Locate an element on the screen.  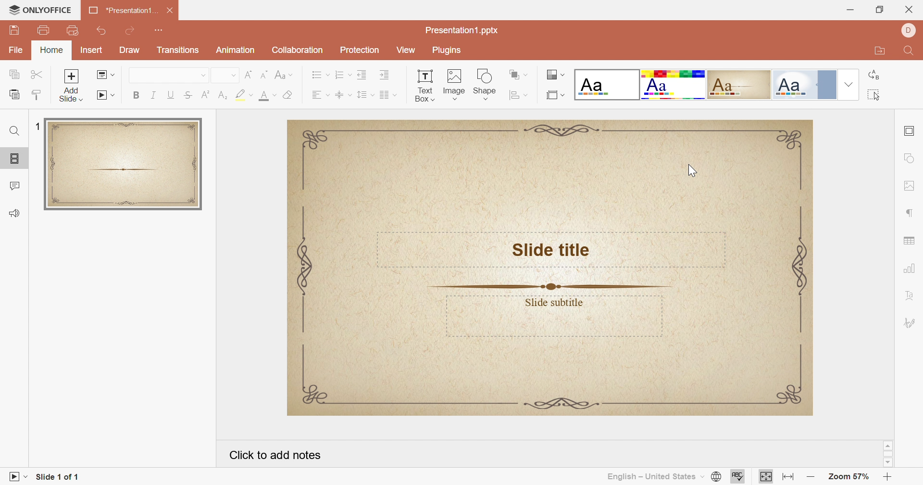
Transitions is located at coordinates (177, 50).